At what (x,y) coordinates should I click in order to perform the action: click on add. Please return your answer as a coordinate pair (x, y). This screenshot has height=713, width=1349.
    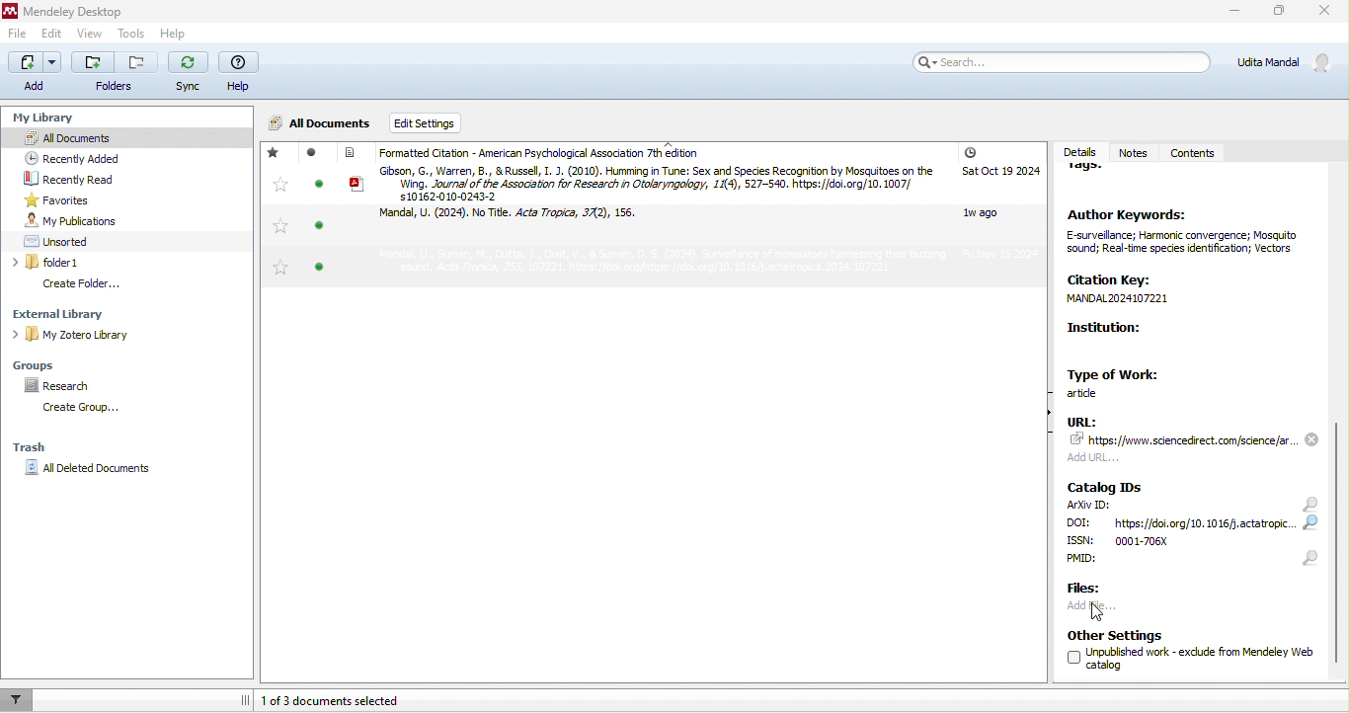
    Looking at the image, I should click on (35, 71).